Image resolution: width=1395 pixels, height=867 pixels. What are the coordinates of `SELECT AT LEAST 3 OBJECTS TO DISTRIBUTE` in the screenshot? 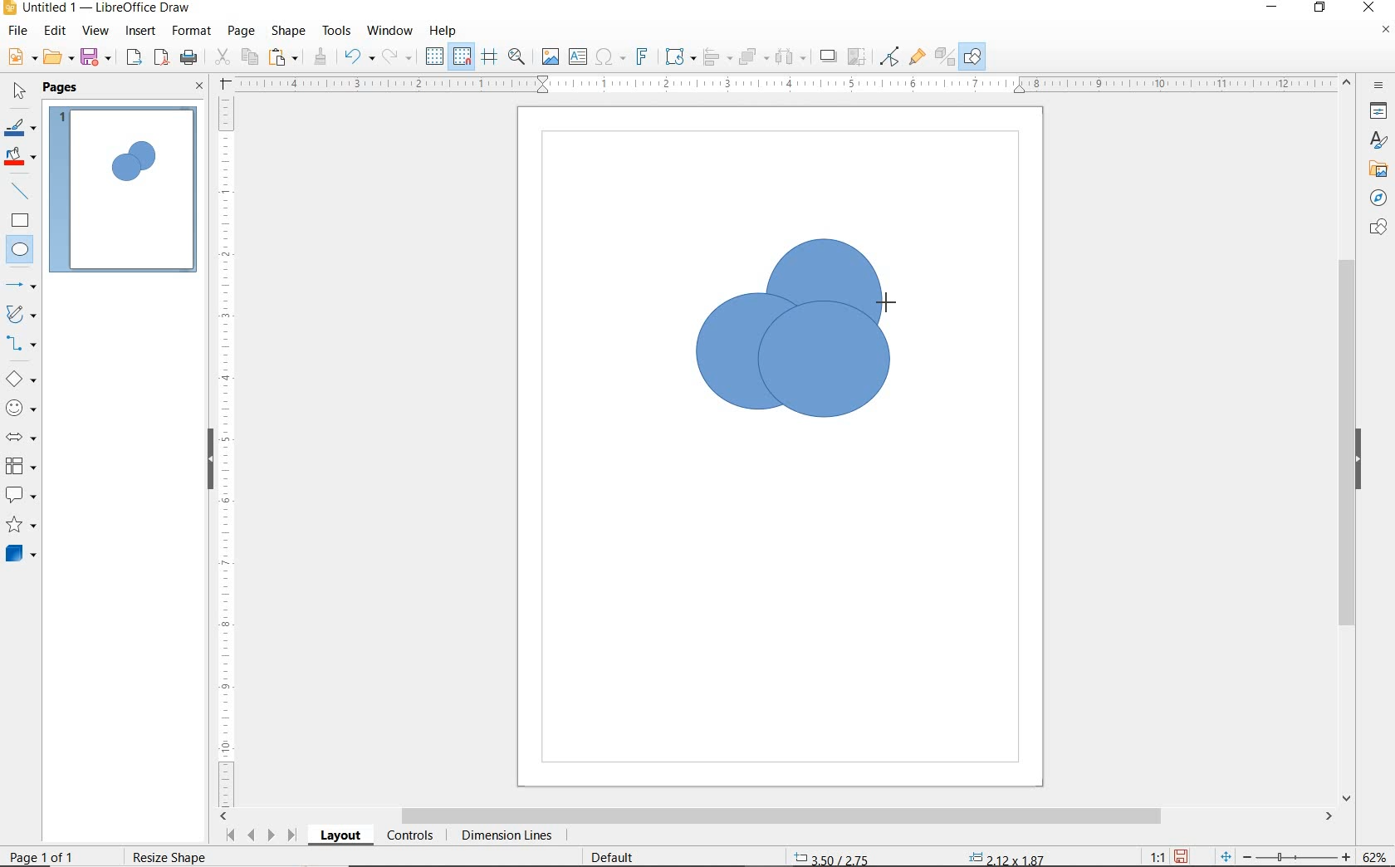 It's located at (791, 56).